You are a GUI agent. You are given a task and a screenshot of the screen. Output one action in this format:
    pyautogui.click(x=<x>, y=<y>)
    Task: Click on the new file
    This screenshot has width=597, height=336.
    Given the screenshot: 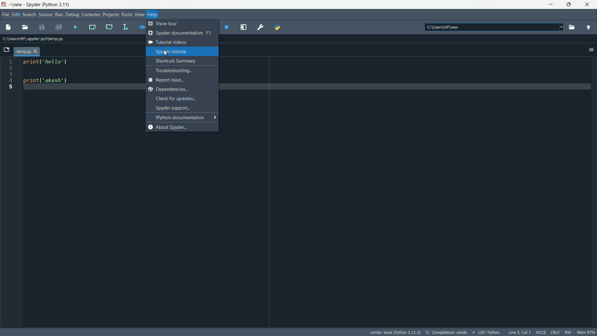 What is the action you would take?
    pyautogui.click(x=8, y=28)
    